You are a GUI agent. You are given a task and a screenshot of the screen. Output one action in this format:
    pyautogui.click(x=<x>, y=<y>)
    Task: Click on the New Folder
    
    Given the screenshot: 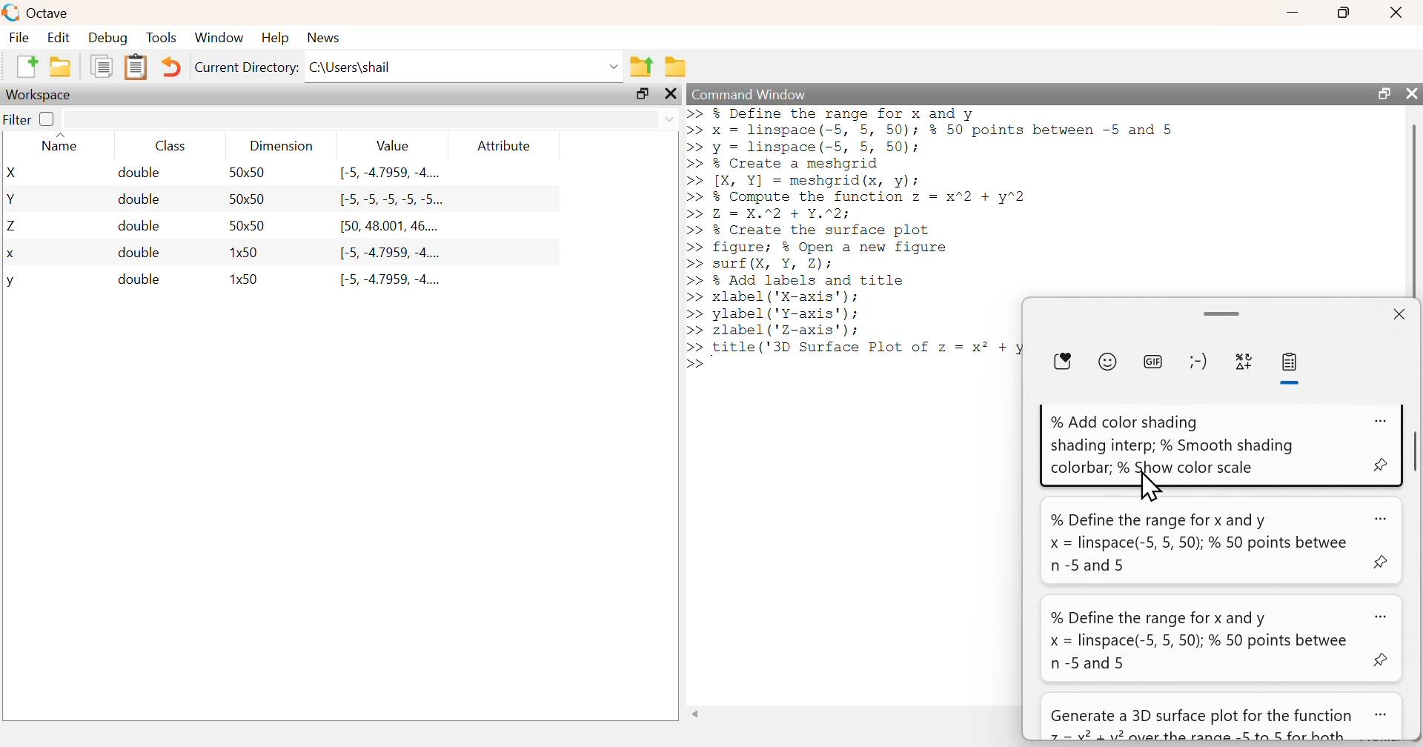 What is the action you would take?
    pyautogui.click(x=61, y=67)
    